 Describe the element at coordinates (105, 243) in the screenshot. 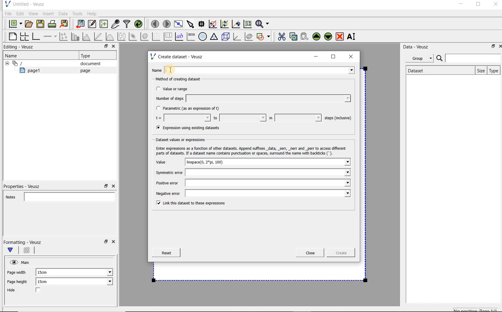

I see `restore down` at that location.